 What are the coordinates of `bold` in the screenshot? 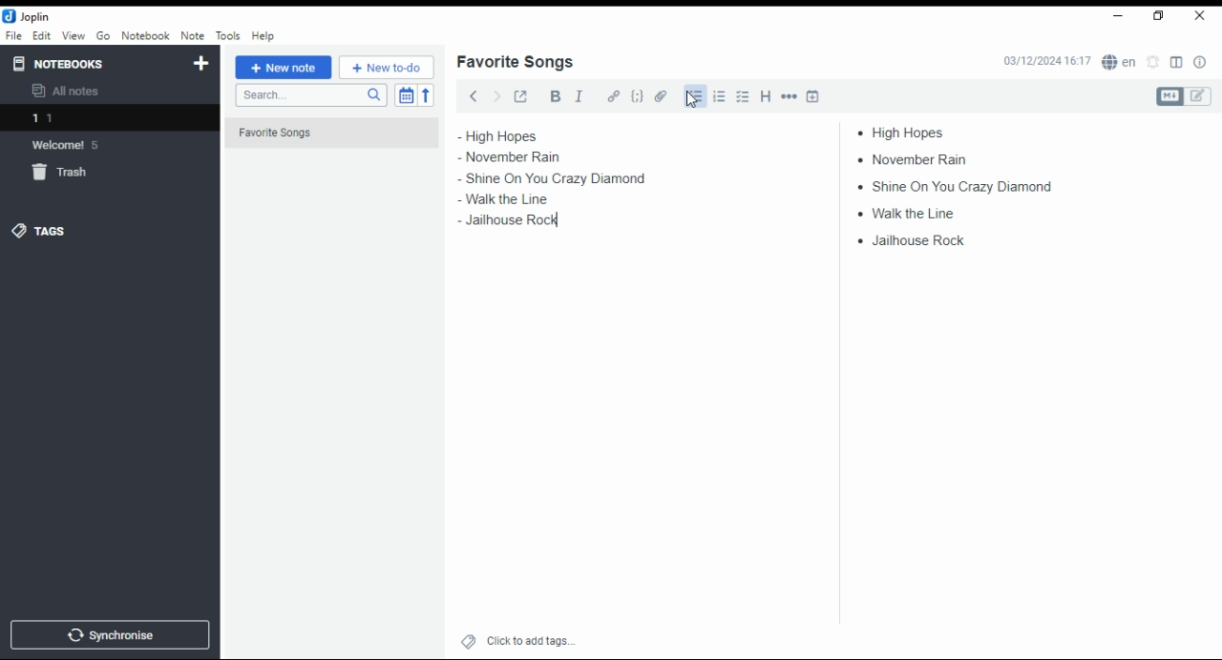 It's located at (555, 96).